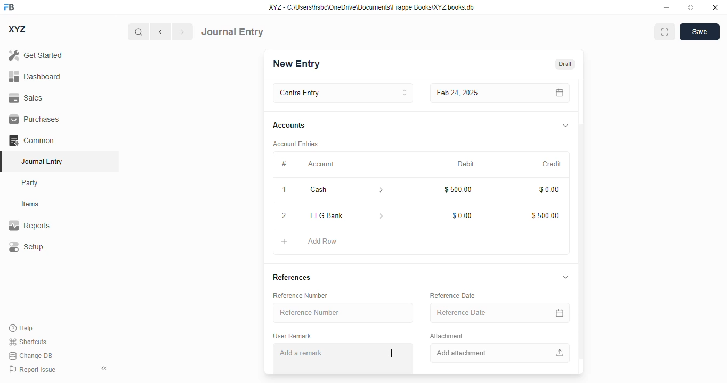 This screenshot has width=727, height=383. Describe the element at coordinates (9, 7) in the screenshot. I see `FB - logo` at that location.